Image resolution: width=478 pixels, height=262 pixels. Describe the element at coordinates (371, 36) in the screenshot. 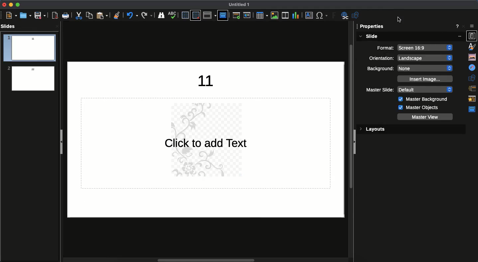

I see `Slide` at that location.